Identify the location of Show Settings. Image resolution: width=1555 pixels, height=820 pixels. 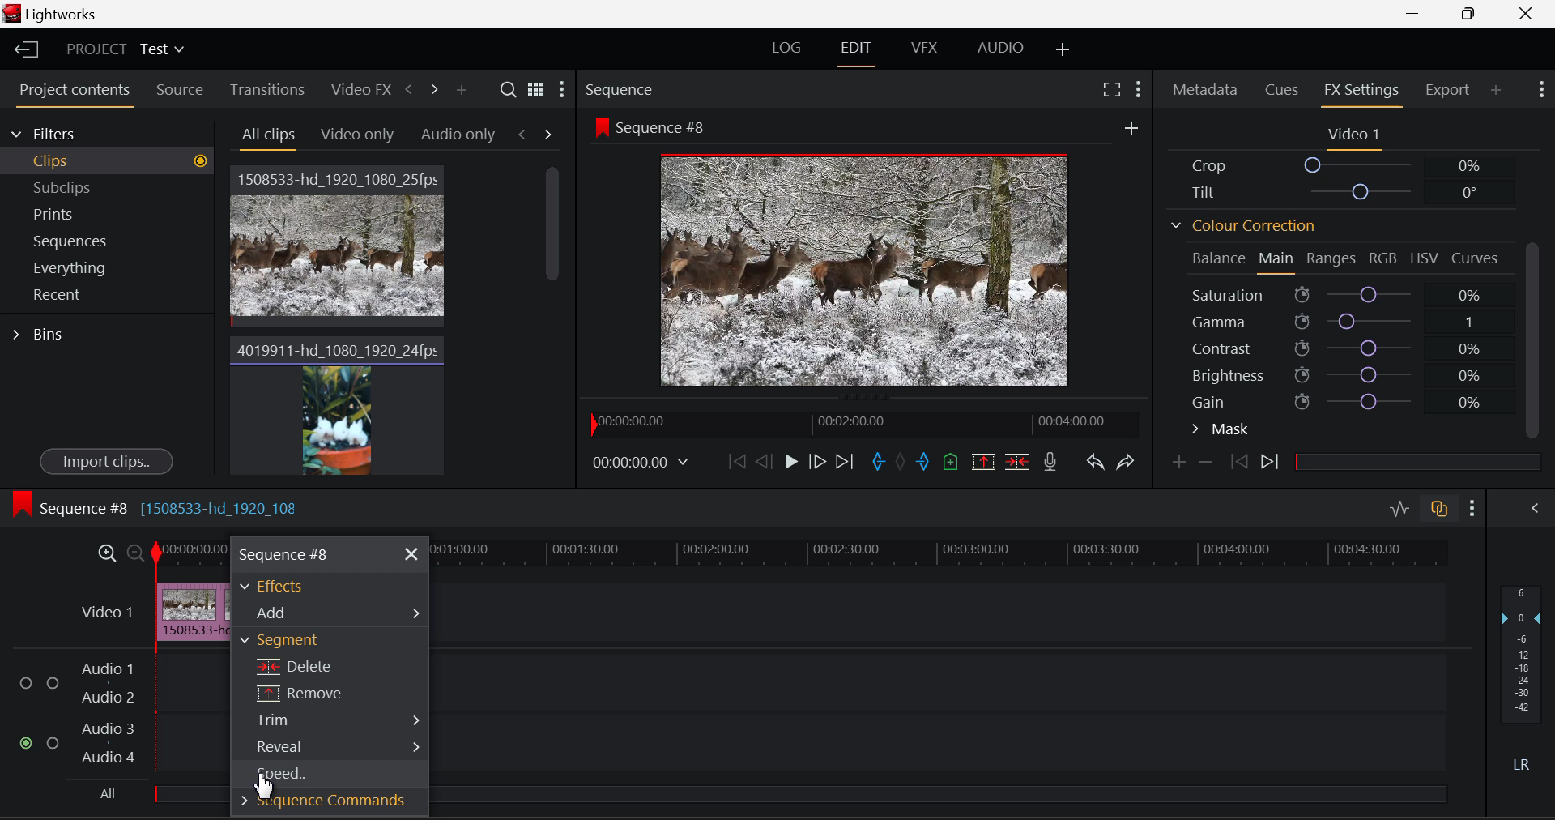
(1469, 507).